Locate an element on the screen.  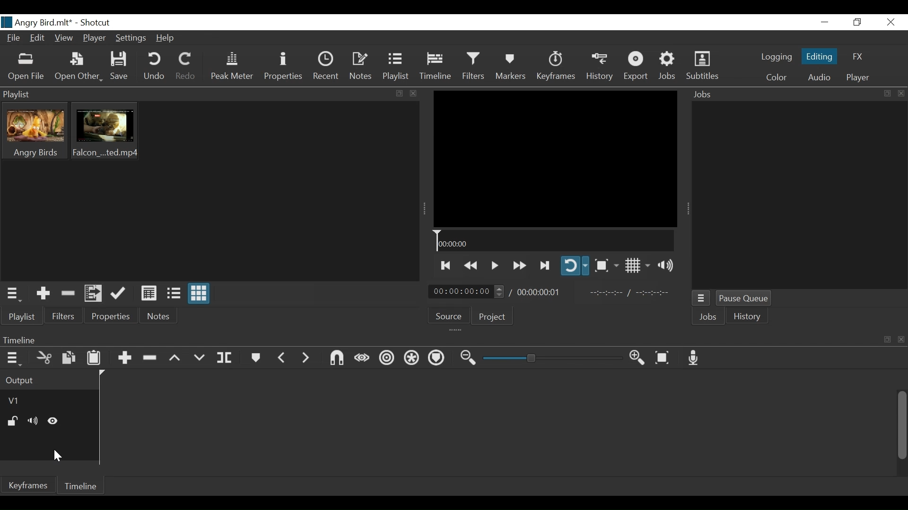
 is located at coordinates (436, 67).